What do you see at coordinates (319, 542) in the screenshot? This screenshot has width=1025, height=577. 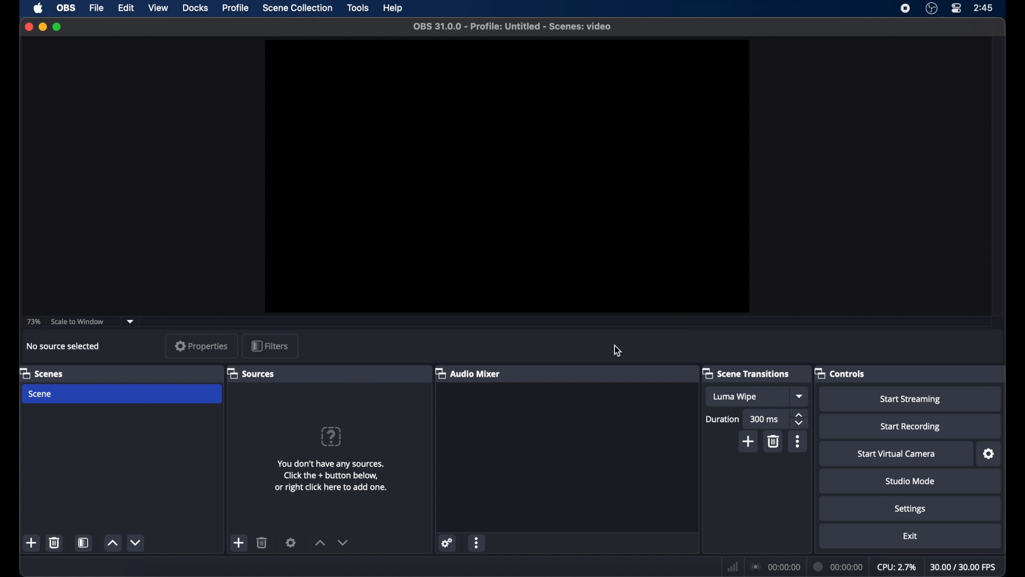 I see `increment` at bounding box center [319, 542].